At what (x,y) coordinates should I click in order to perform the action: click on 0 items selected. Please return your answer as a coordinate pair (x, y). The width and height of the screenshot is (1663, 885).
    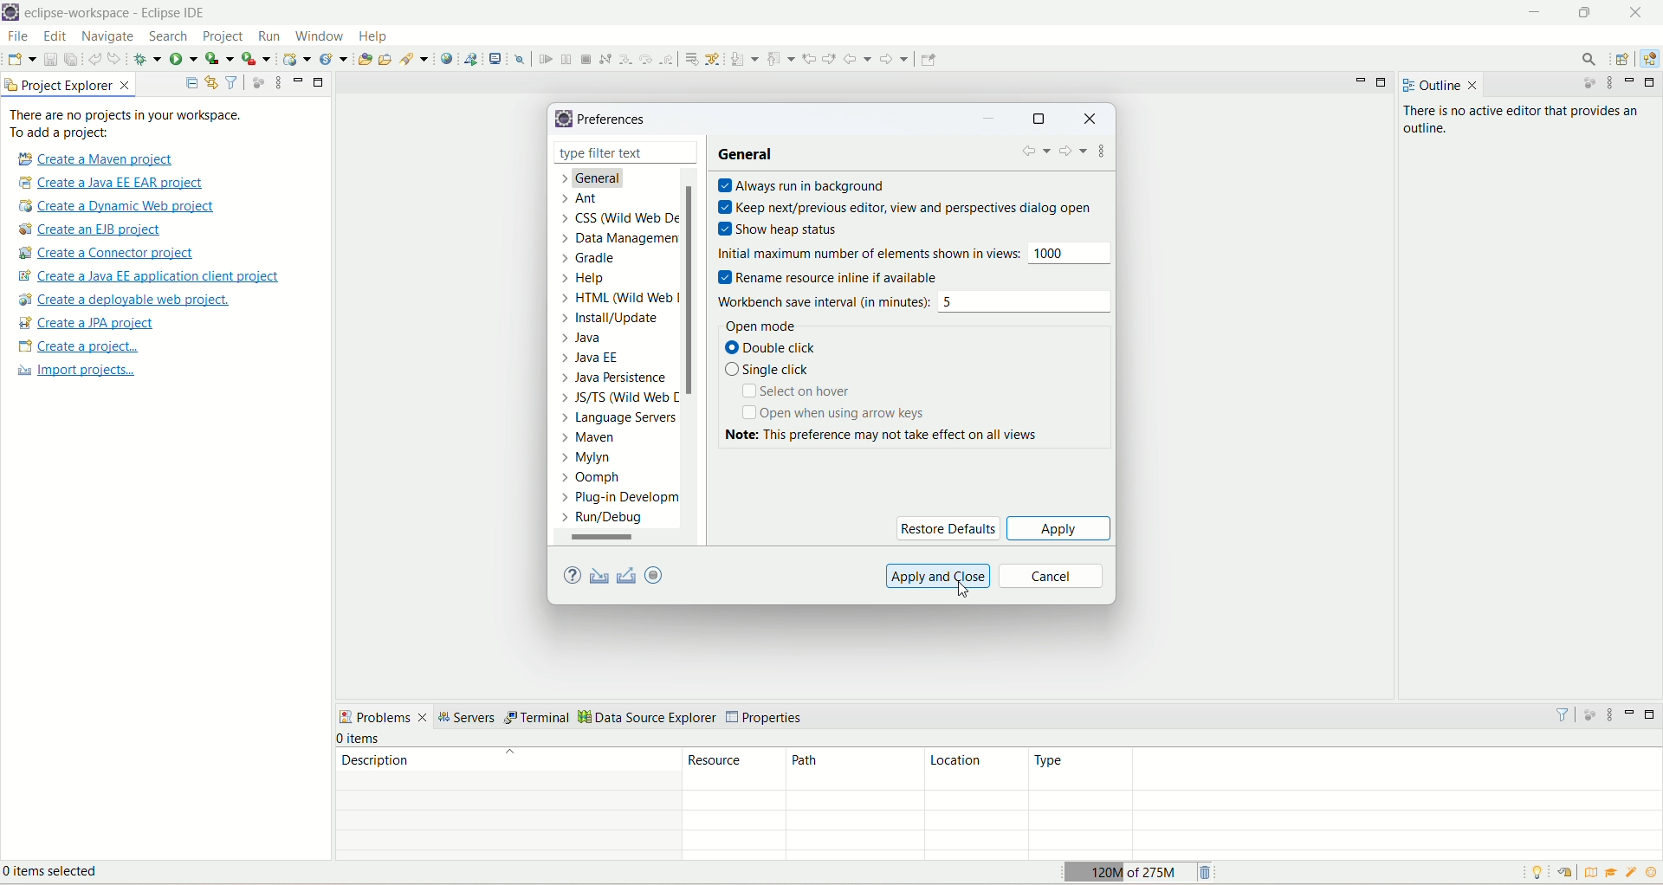
    Looking at the image, I should click on (63, 874).